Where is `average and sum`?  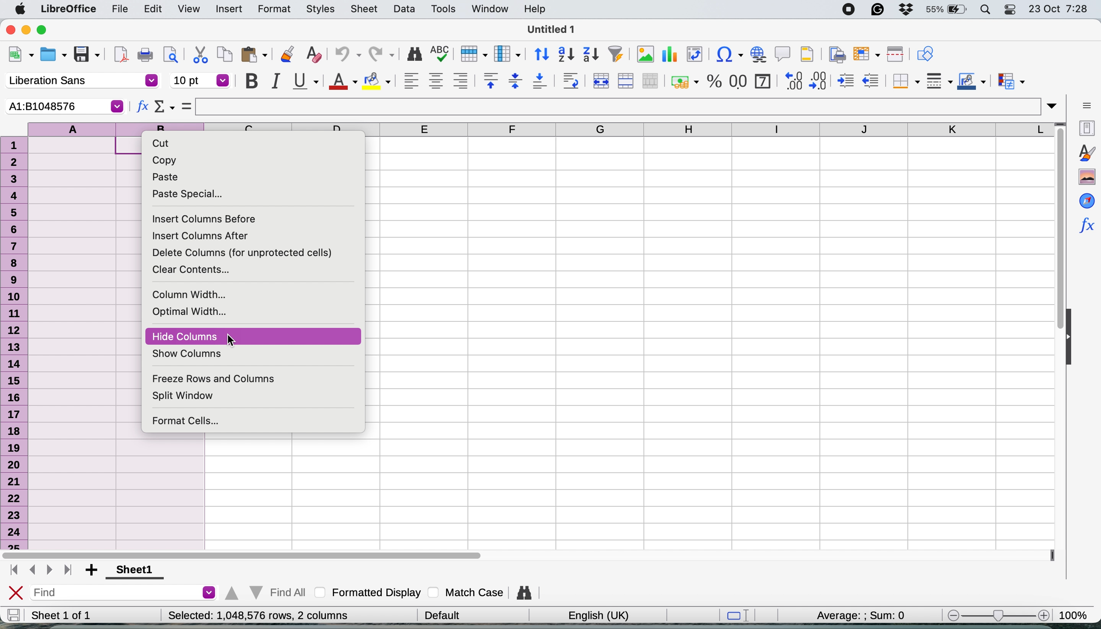
average and sum is located at coordinates (849, 616).